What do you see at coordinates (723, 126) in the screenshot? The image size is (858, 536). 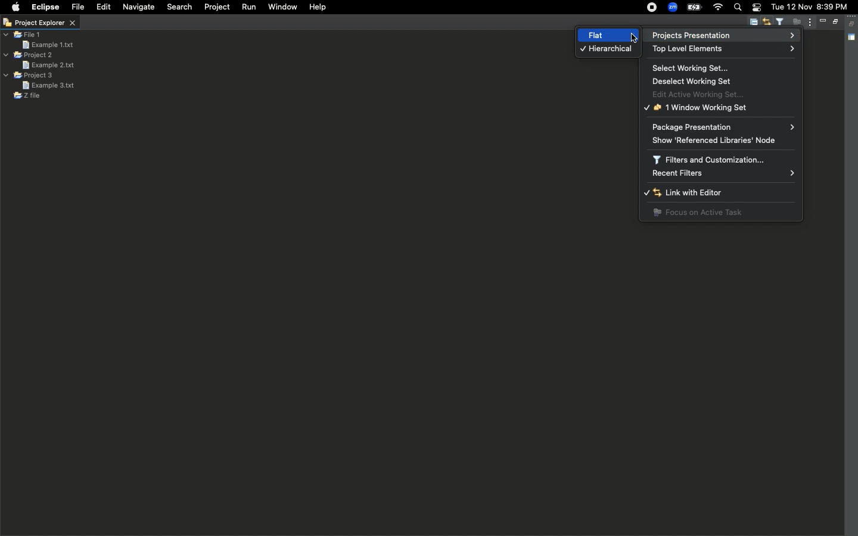 I see `Packaging presentation` at bounding box center [723, 126].